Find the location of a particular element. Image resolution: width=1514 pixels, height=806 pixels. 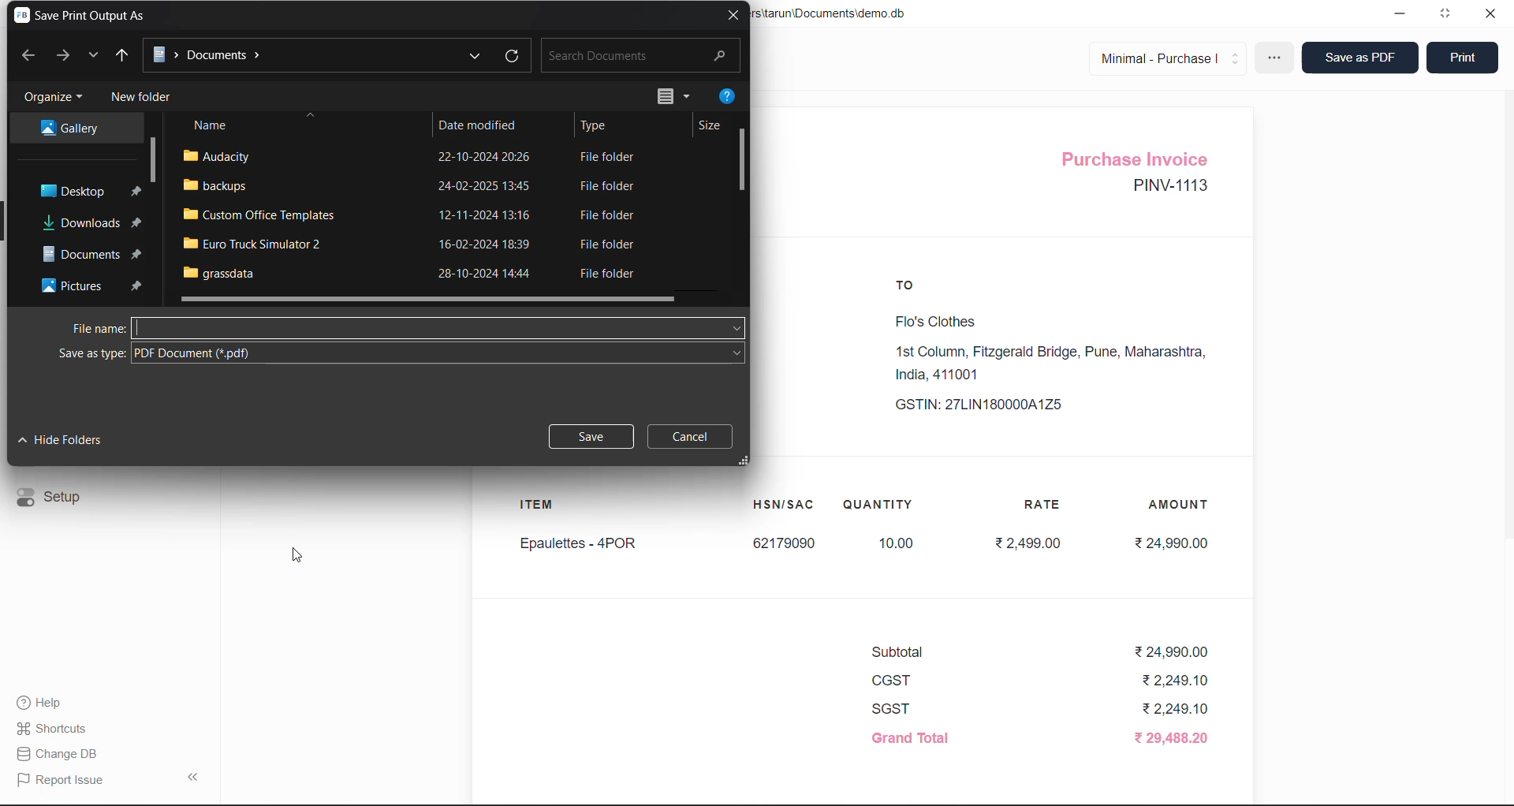

HSN/SAC is located at coordinates (786, 505).